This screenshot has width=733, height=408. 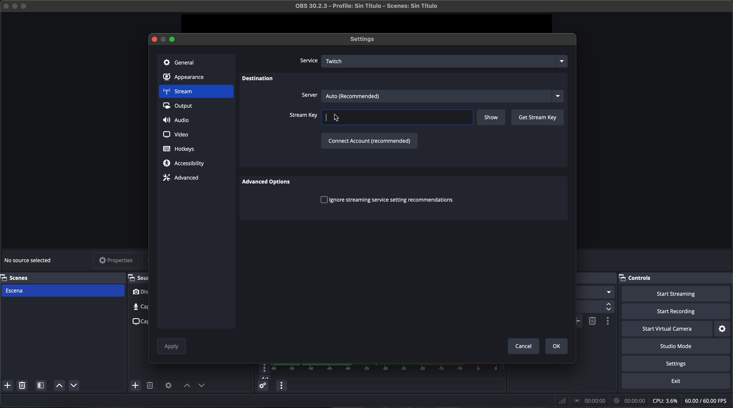 I want to click on general, so click(x=196, y=62).